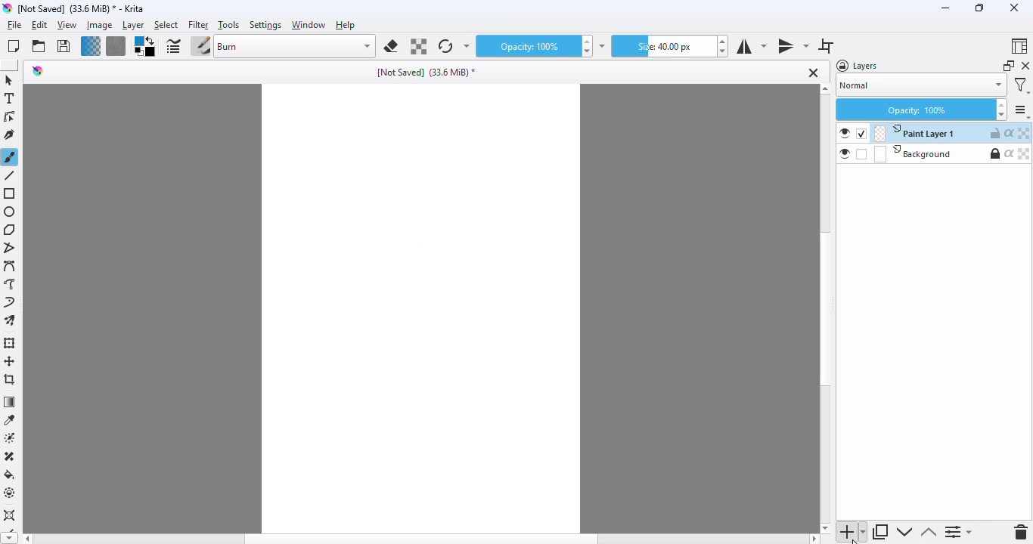 The image size is (1033, 544). I want to click on open an existing document, so click(39, 46).